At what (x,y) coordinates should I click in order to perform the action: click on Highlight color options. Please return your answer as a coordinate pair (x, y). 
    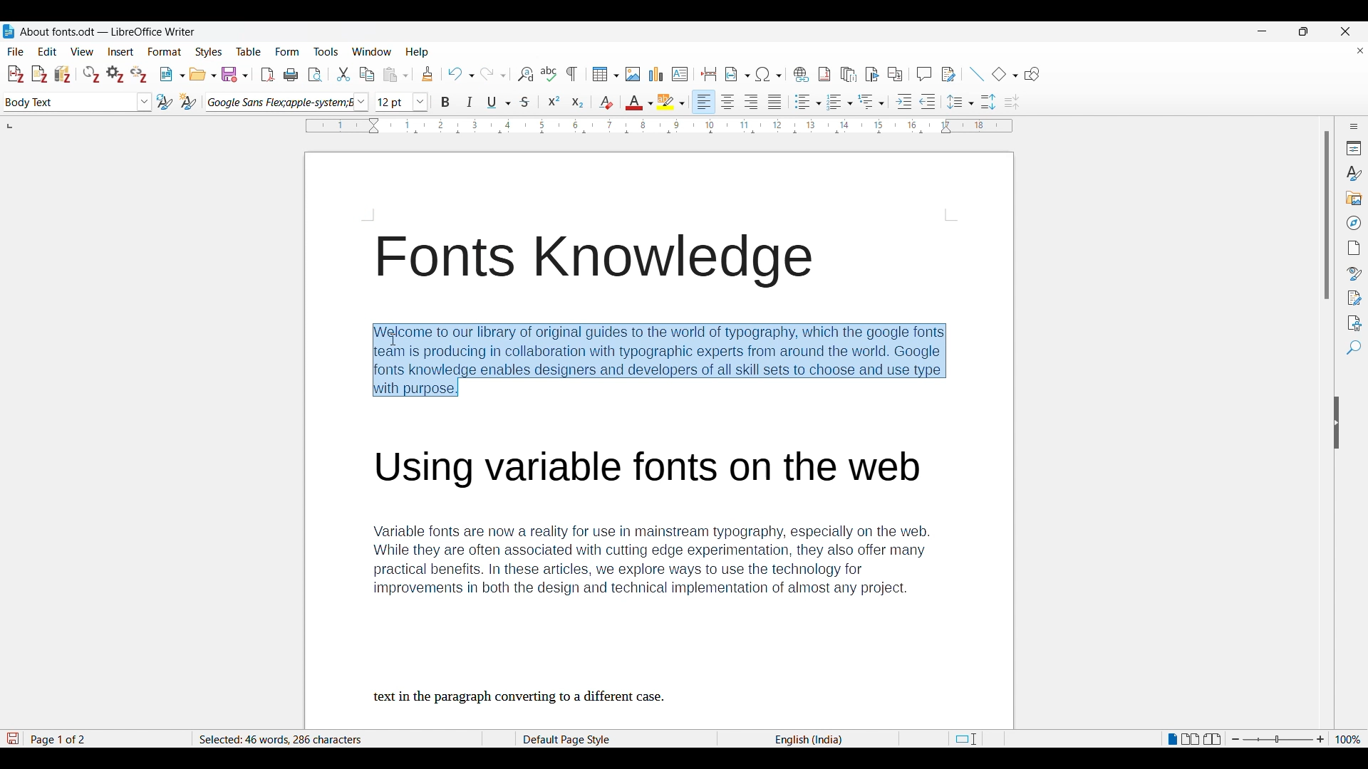
    Looking at the image, I should click on (670, 102).